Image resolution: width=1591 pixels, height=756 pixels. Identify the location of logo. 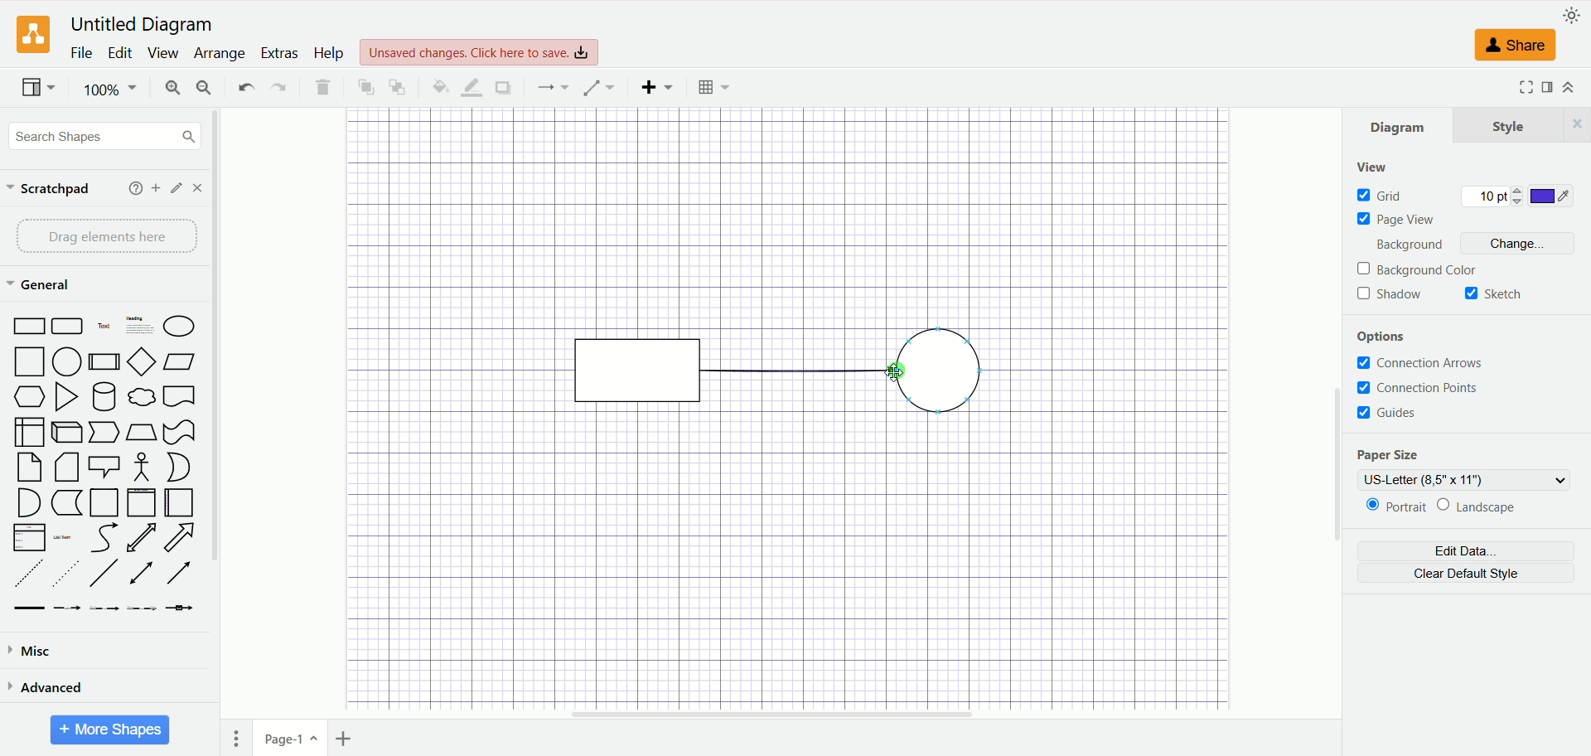
(31, 35).